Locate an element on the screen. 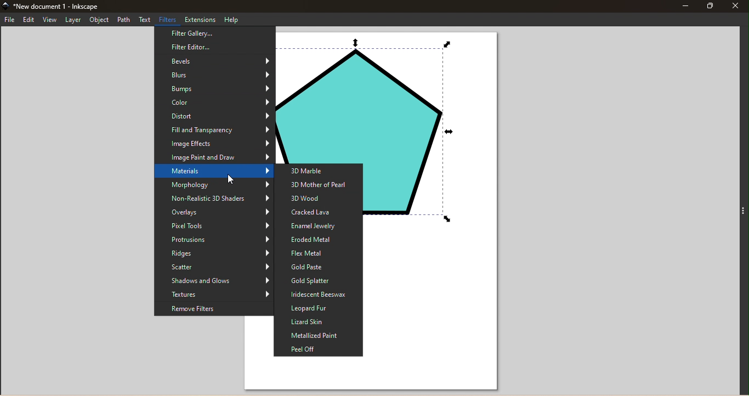  Protrusions is located at coordinates (212, 240).